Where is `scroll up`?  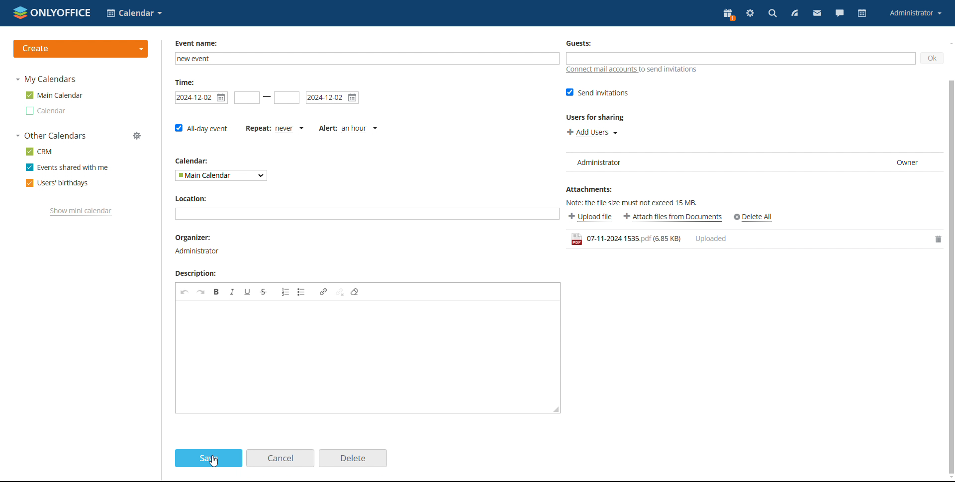
scroll up is located at coordinates (949, 42).